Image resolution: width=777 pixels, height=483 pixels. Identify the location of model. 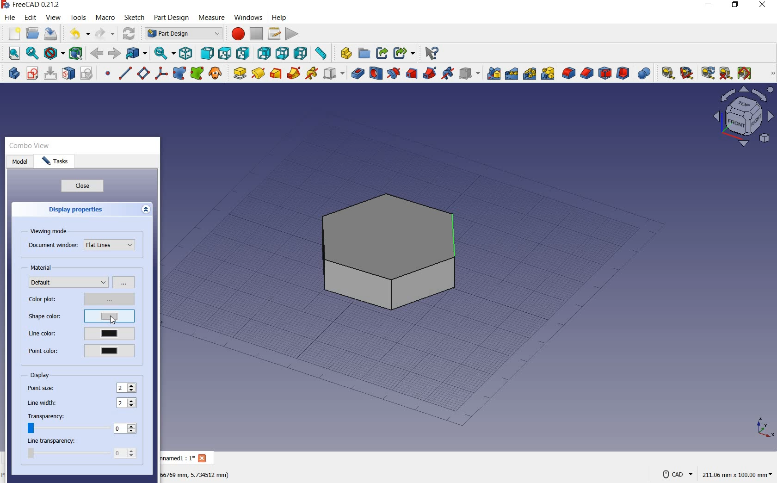
(20, 162).